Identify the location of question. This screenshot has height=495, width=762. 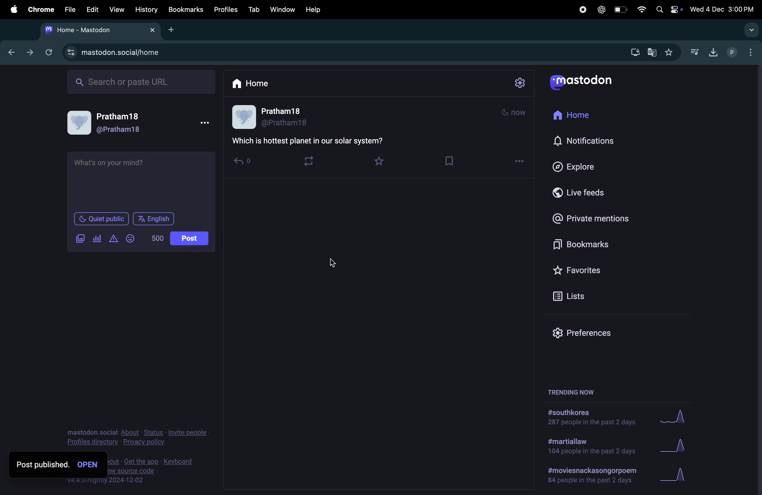
(133, 166).